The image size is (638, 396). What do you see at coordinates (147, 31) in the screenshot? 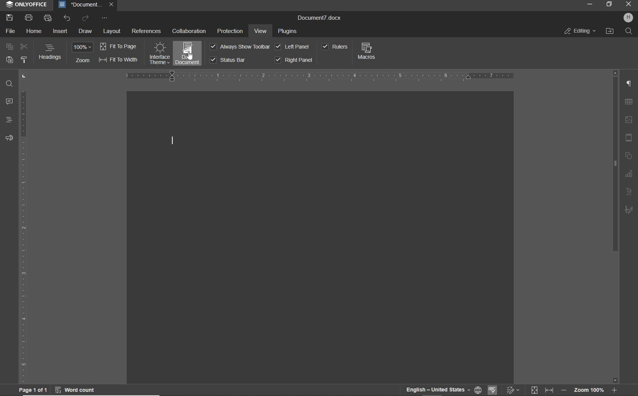
I see `REFERENCES` at bounding box center [147, 31].